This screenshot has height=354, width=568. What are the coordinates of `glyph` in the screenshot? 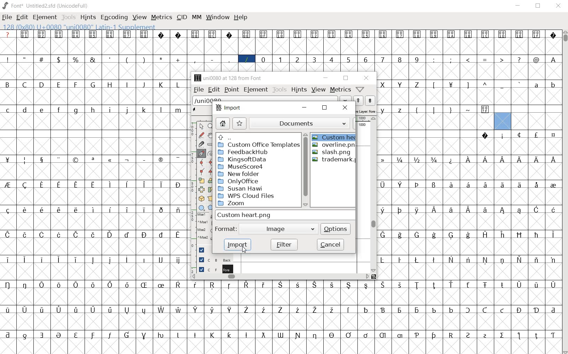 It's located at (519, 160).